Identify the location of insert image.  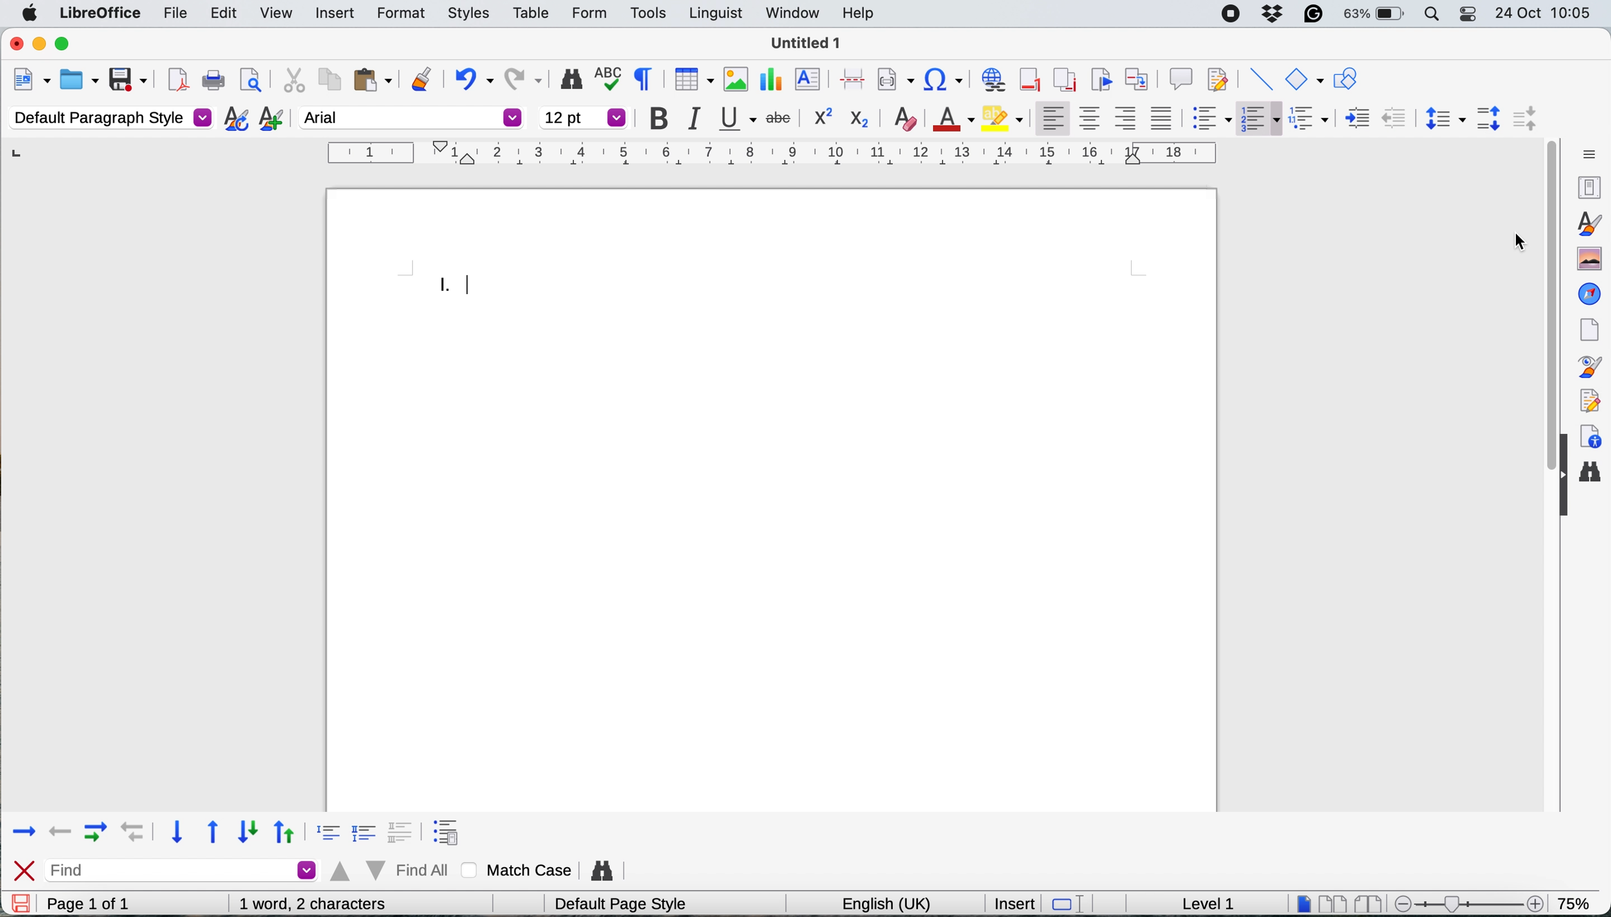
(733, 78).